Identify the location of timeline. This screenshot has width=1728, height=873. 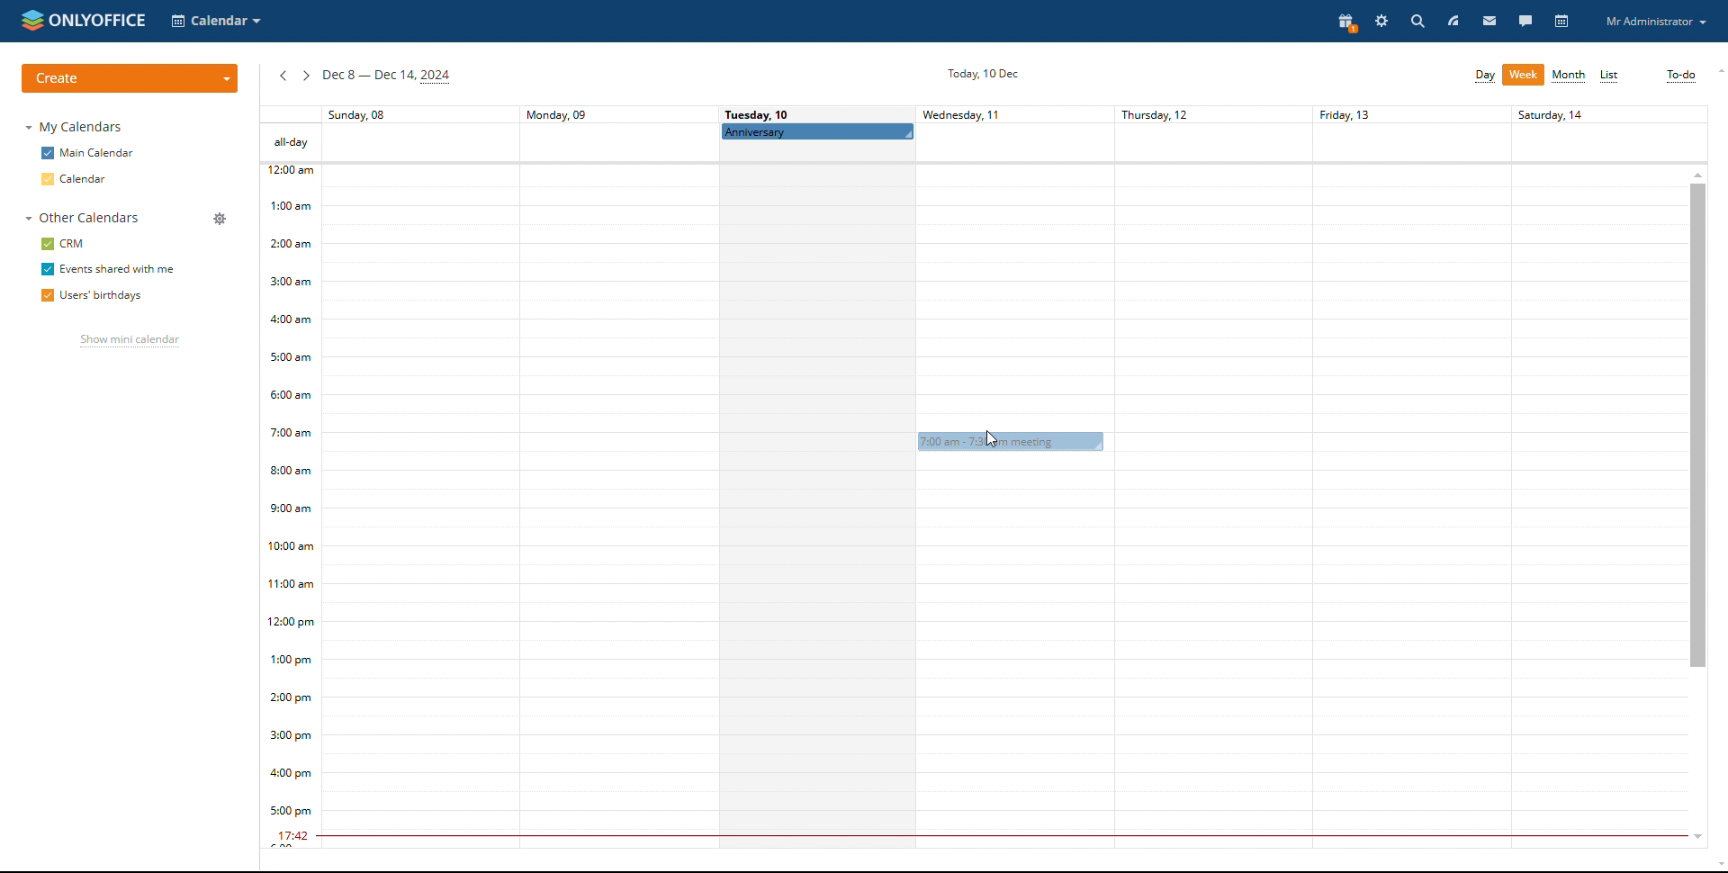
(290, 507).